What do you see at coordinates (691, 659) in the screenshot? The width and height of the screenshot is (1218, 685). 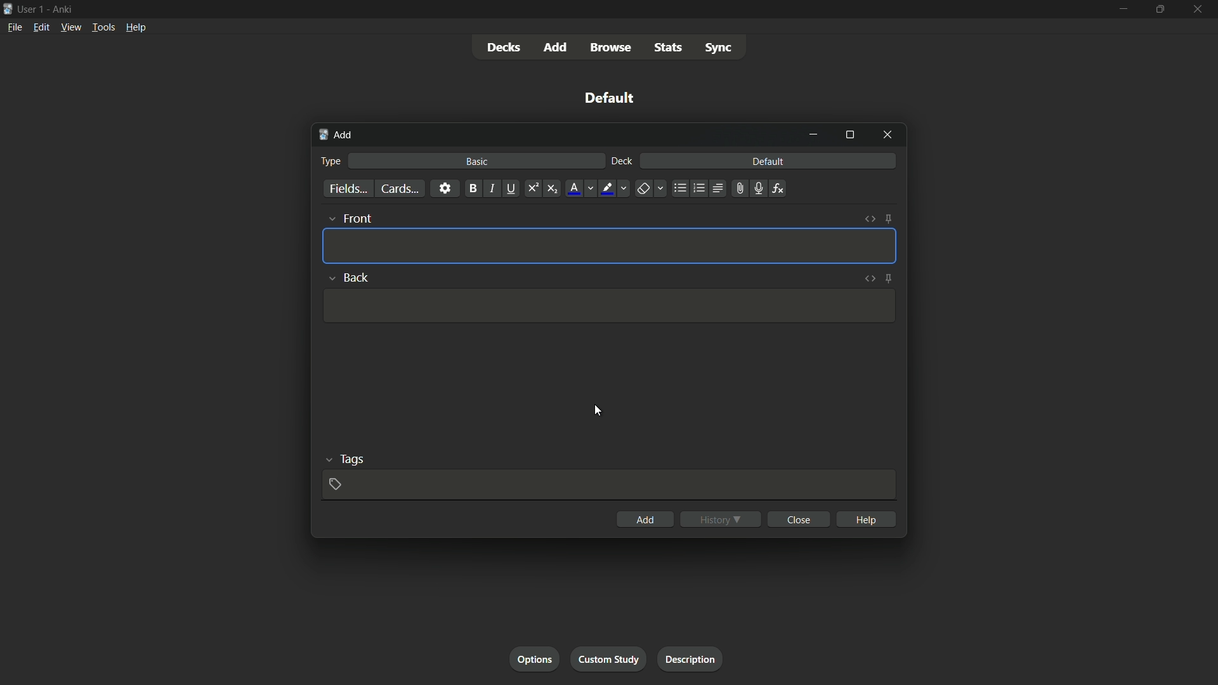 I see `description` at bounding box center [691, 659].